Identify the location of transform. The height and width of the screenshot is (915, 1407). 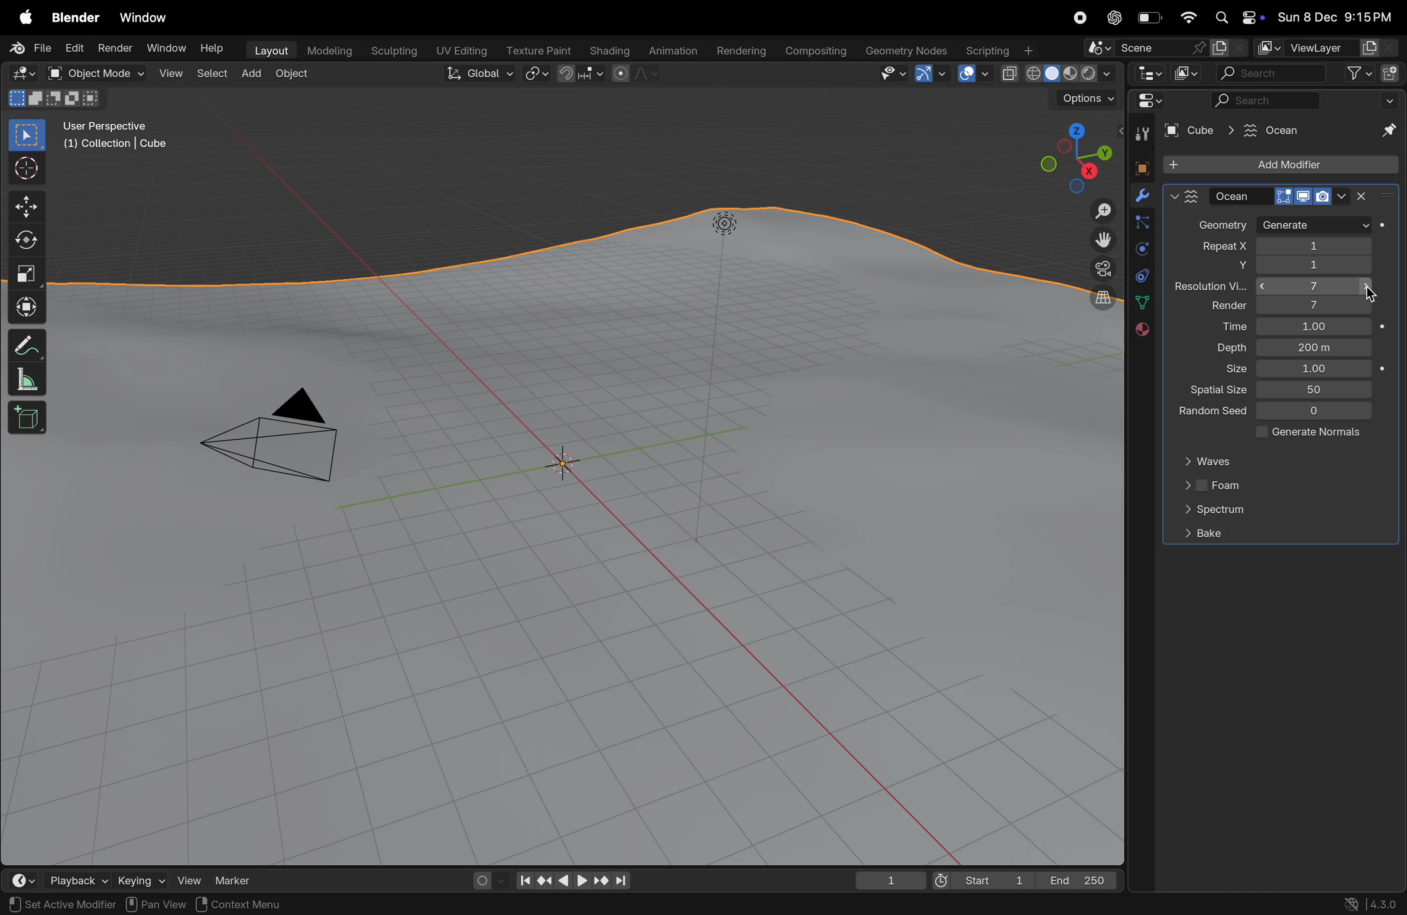
(27, 306).